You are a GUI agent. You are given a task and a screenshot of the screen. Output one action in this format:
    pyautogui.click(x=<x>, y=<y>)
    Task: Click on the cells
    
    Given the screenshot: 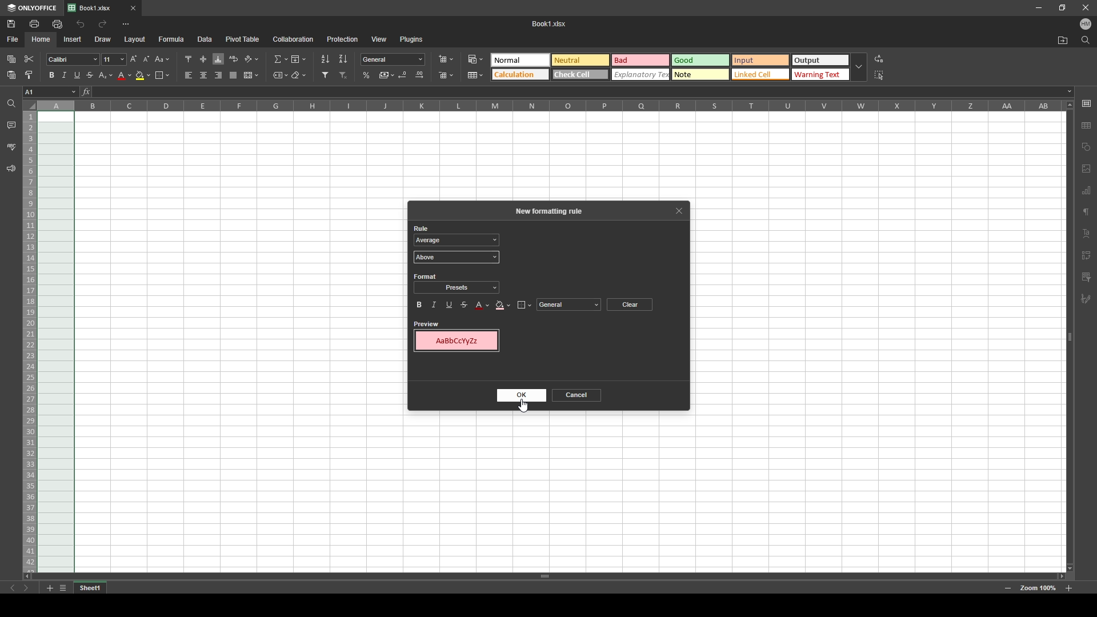 What is the action you would take?
    pyautogui.click(x=241, y=384)
    